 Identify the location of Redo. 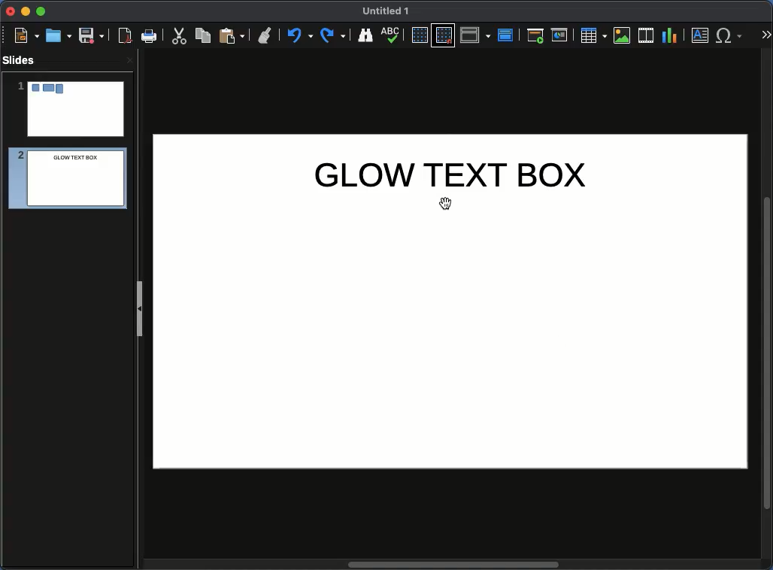
(334, 35).